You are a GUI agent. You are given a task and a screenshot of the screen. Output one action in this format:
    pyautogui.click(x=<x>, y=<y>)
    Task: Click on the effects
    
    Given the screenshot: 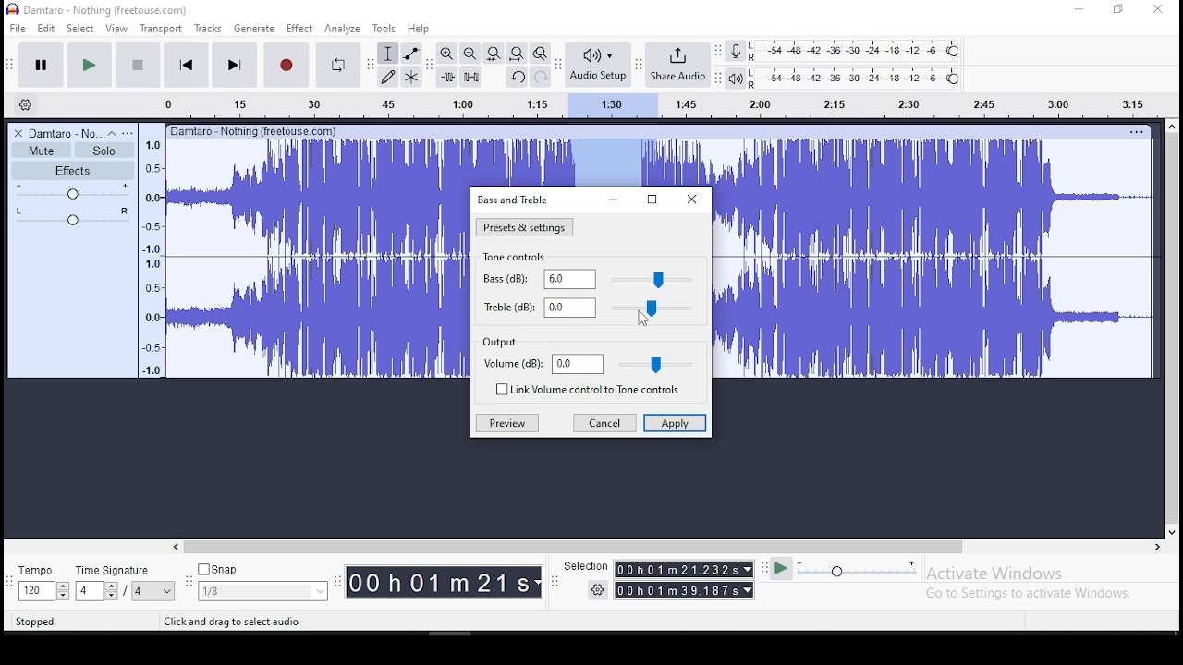 What is the action you would take?
    pyautogui.click(x=73, y=170)
    